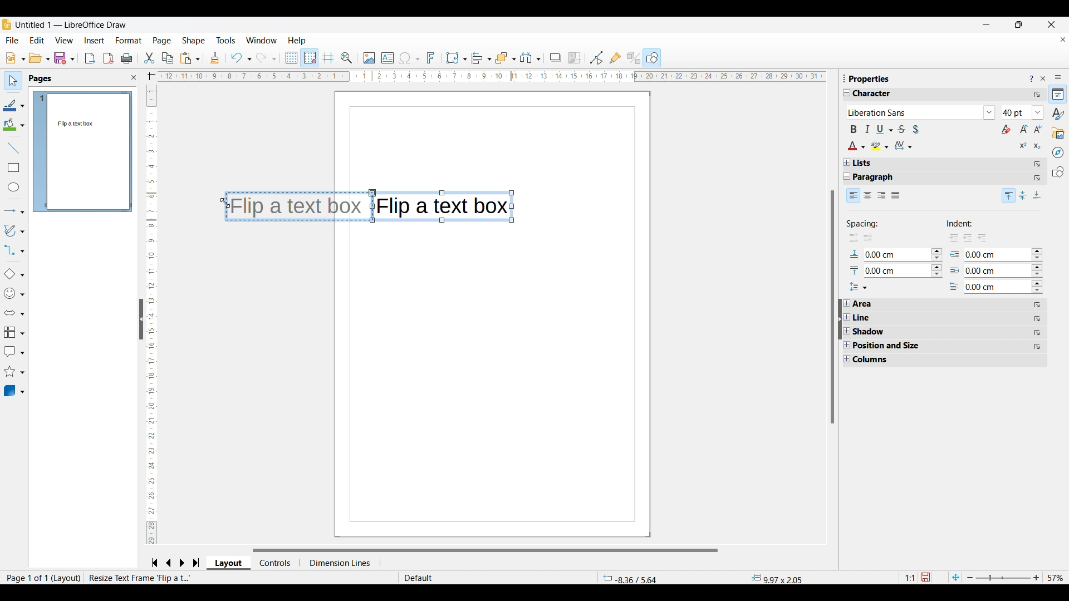 The image size is (1069, 601). Describe the element at coordinates (840, 319) in the screenshot. I see `Click to collapse sidebar` at that location.